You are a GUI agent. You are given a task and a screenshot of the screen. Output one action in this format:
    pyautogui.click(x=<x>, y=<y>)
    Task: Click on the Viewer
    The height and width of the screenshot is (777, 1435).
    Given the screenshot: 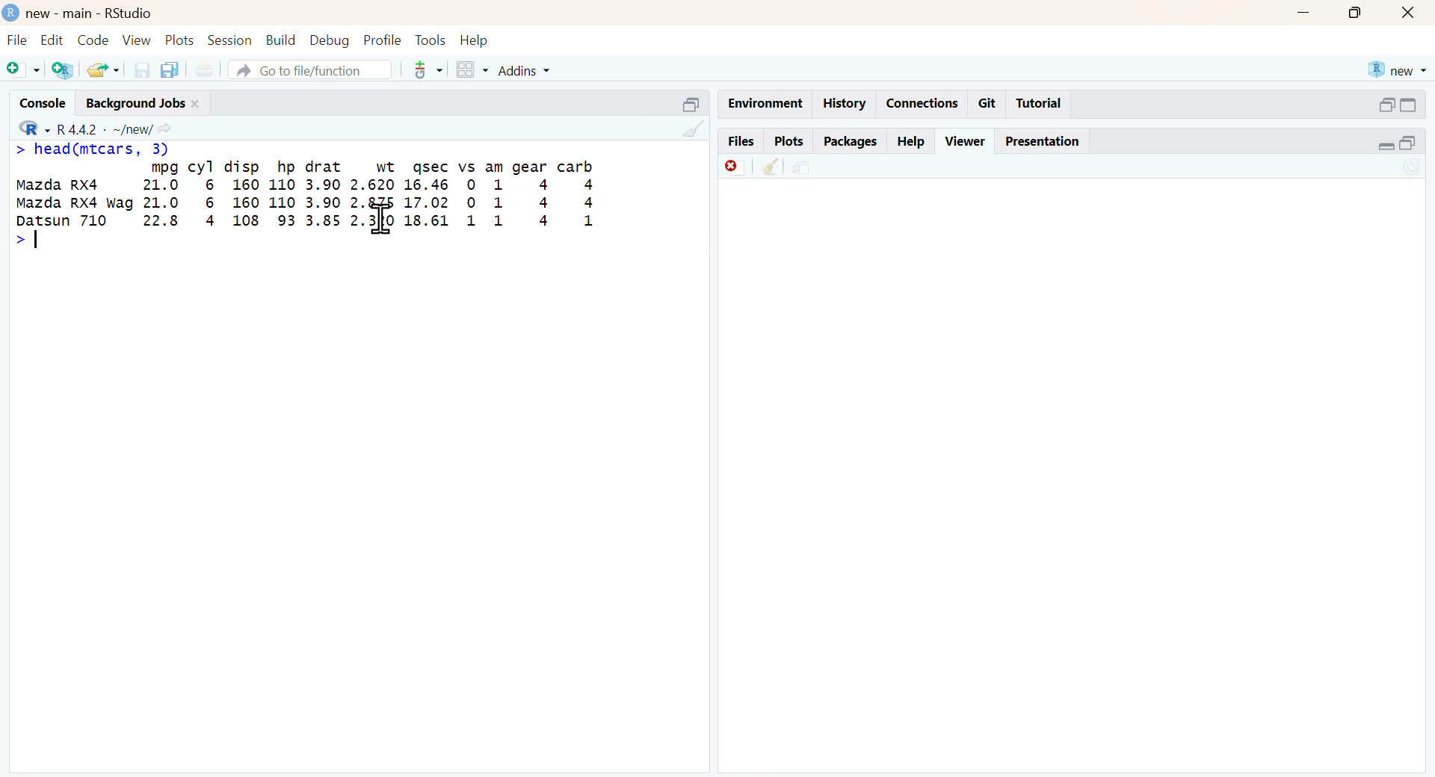 What is the action you would take?
    pyautogui.click(x=965, y=139)
    